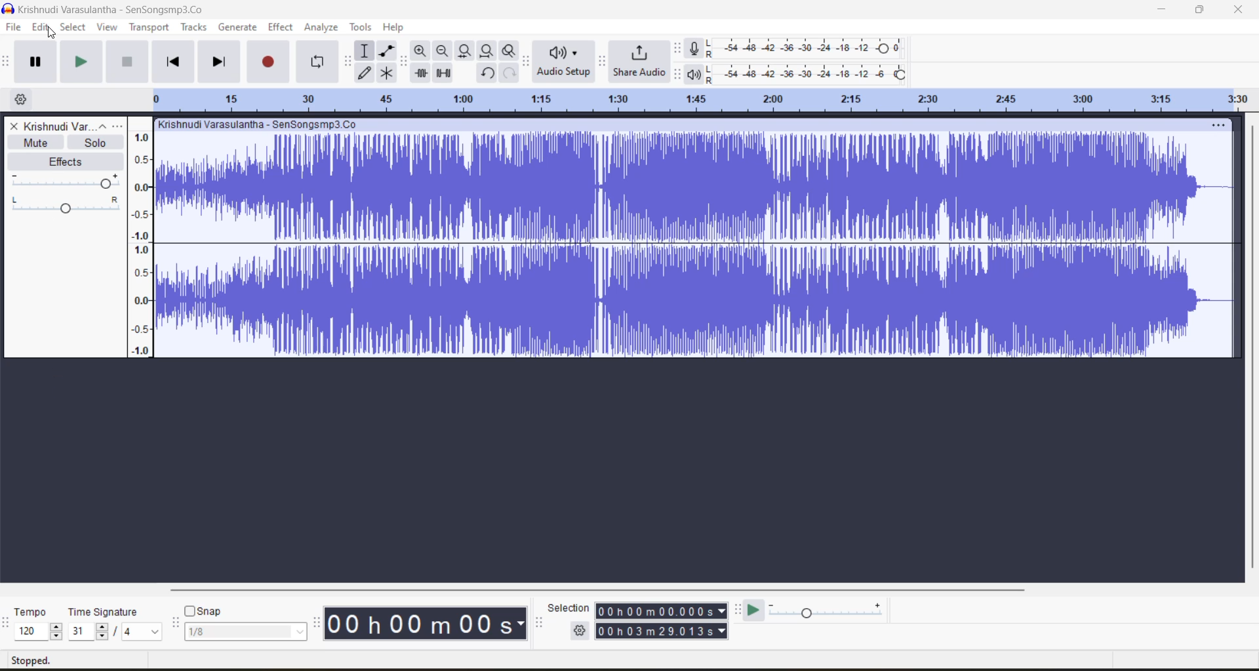 The height and width of the screenshot is (671, 1259). I want to click on edit tool bar, so click(403, 61).